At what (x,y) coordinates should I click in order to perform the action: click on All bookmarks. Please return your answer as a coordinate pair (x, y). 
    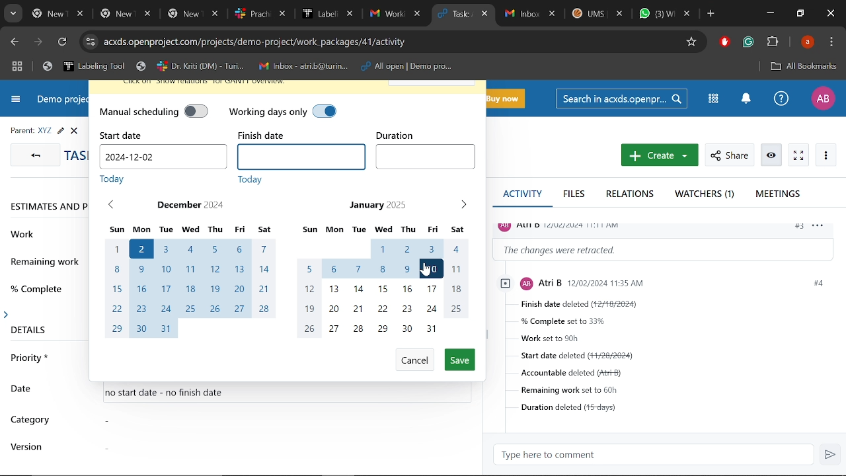
    Looking at the image, I should click on (803, 67).